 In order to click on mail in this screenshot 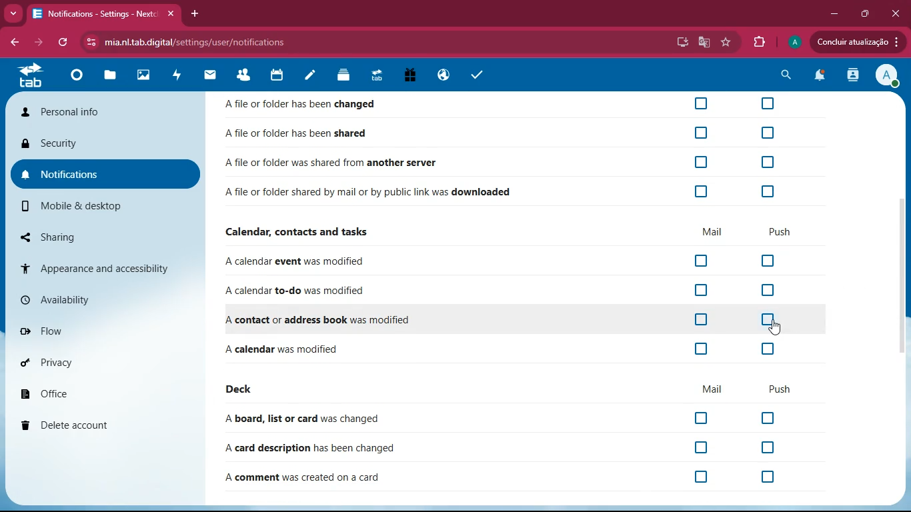, I will do `click(714, 387)`.